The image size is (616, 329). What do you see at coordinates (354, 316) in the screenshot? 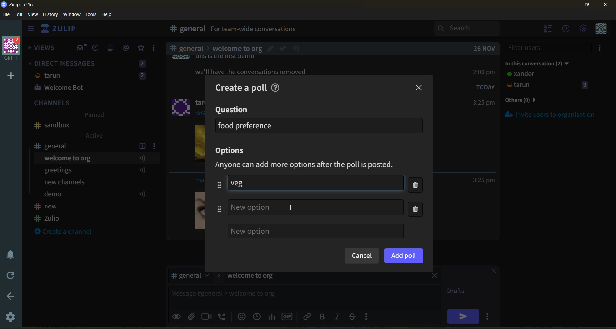
I see `strikethrough` at bounding box center [354, 316].